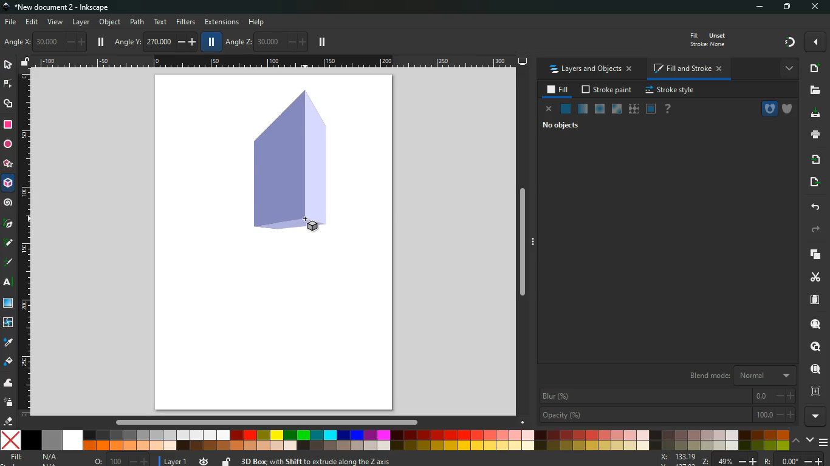 This screenshot has width=830, height=466. I want to click on cut, so click(815, 277).